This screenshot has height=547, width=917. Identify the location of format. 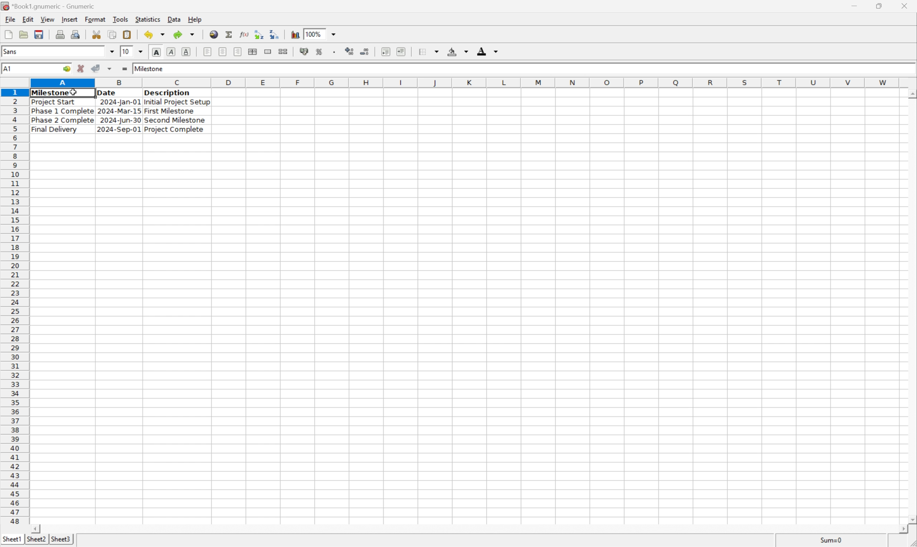
(95, 19).